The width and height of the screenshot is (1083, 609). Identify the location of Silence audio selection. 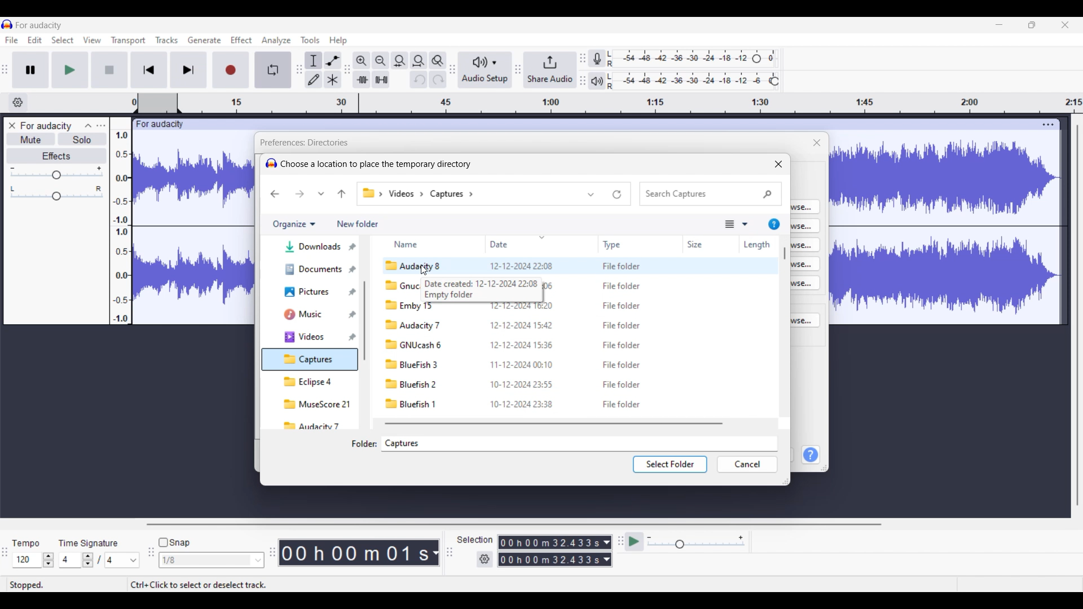
(381, 80).